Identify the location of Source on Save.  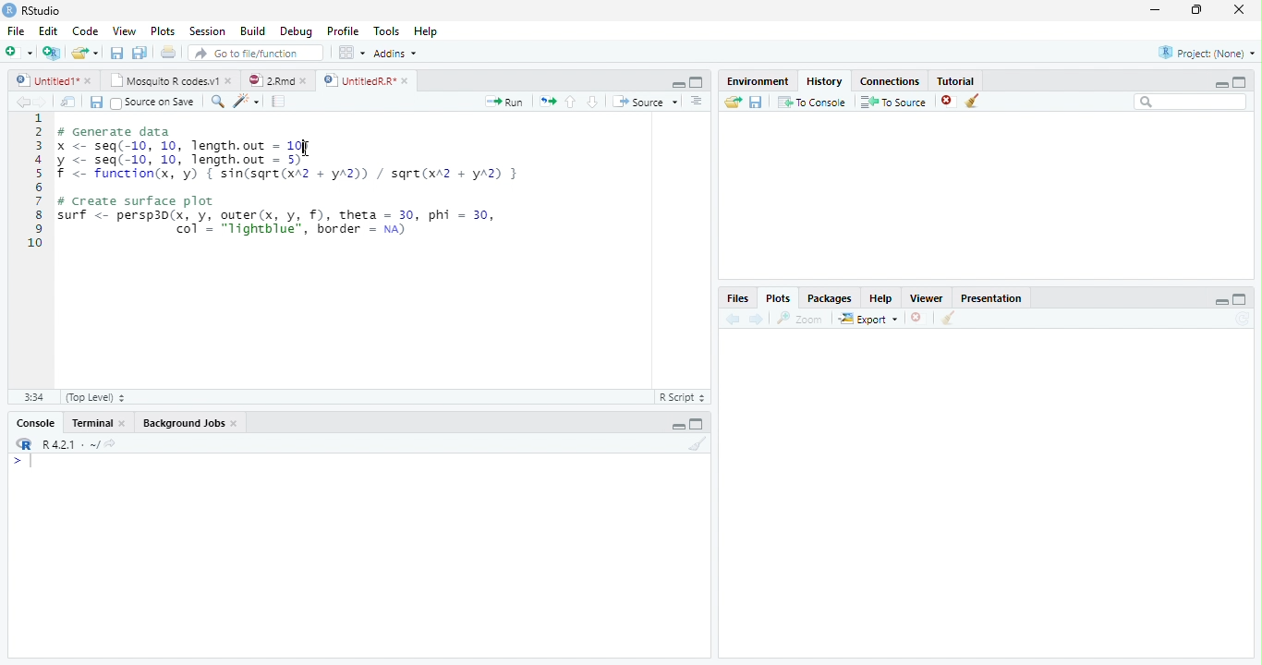
(154, 102).